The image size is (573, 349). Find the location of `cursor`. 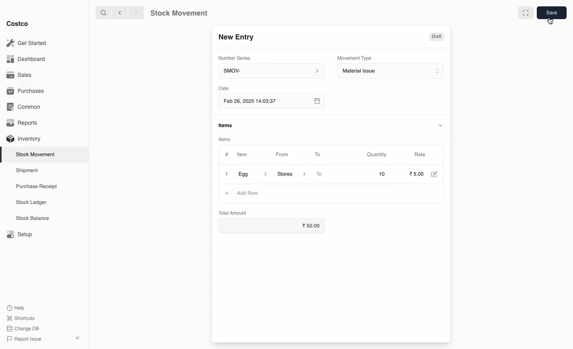

cursor is located at coordinates (550, 20).